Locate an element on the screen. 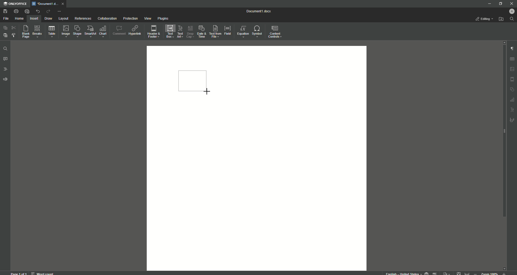 This screenshot has height=275, width=517. HEADER & FOOTER is located at coordinates (512, 79).